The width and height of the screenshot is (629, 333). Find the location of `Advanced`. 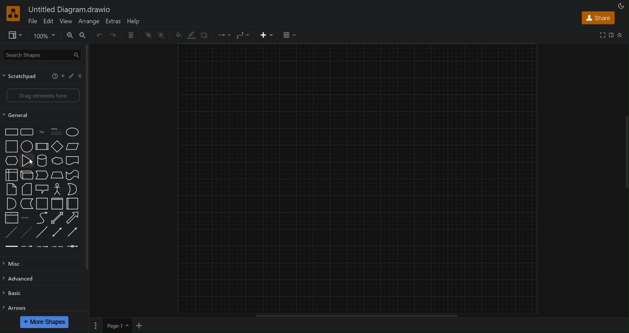

Advanced is located at coordinates (21, 280).